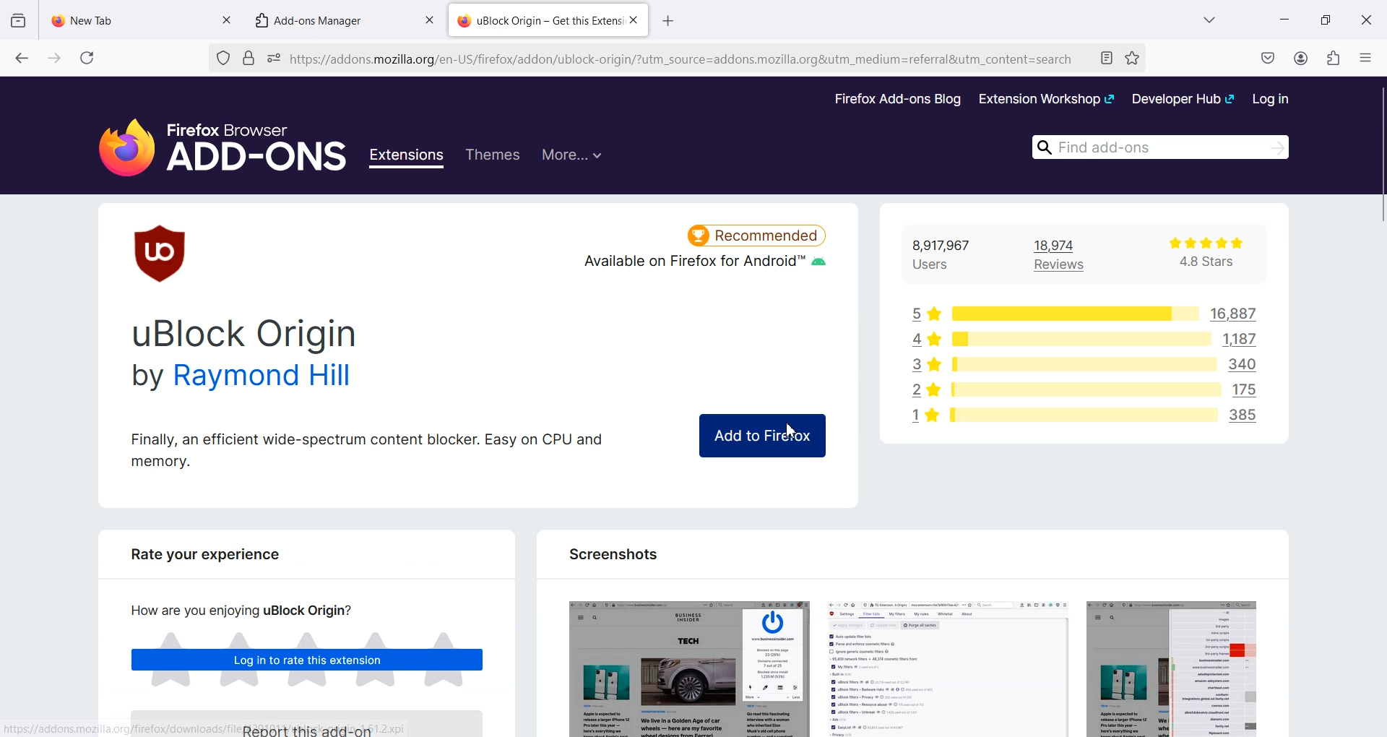  Describe the element at coordinates (1082, 391) in the screenshot. I see `rating bar` at that location.